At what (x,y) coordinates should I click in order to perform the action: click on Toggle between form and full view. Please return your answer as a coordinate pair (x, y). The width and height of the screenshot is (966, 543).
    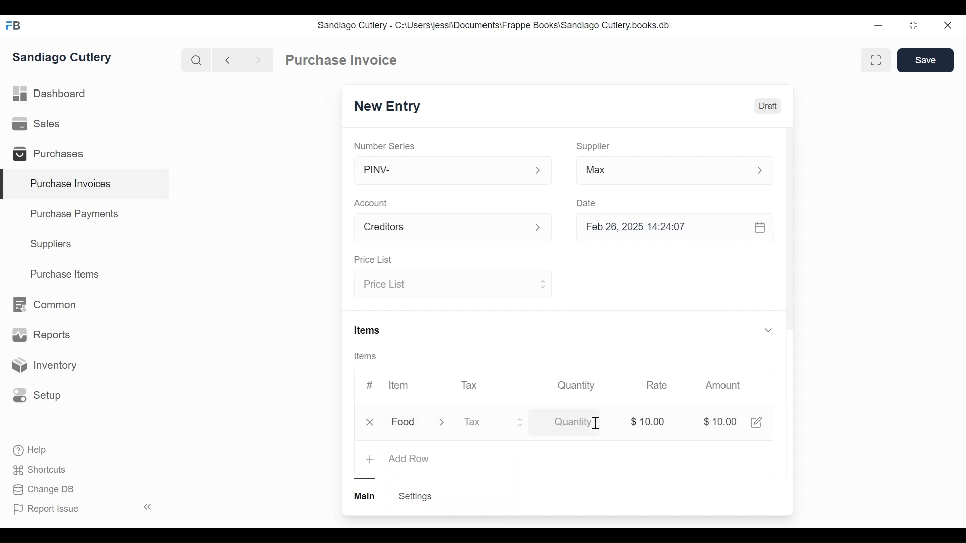
    Looking at the image, I should click on (876, 60).